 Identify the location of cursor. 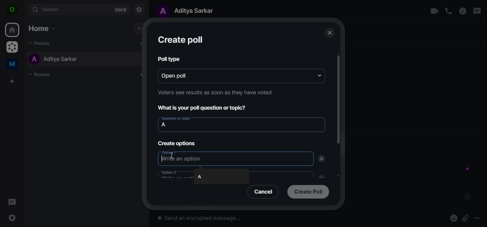
(173, 155).